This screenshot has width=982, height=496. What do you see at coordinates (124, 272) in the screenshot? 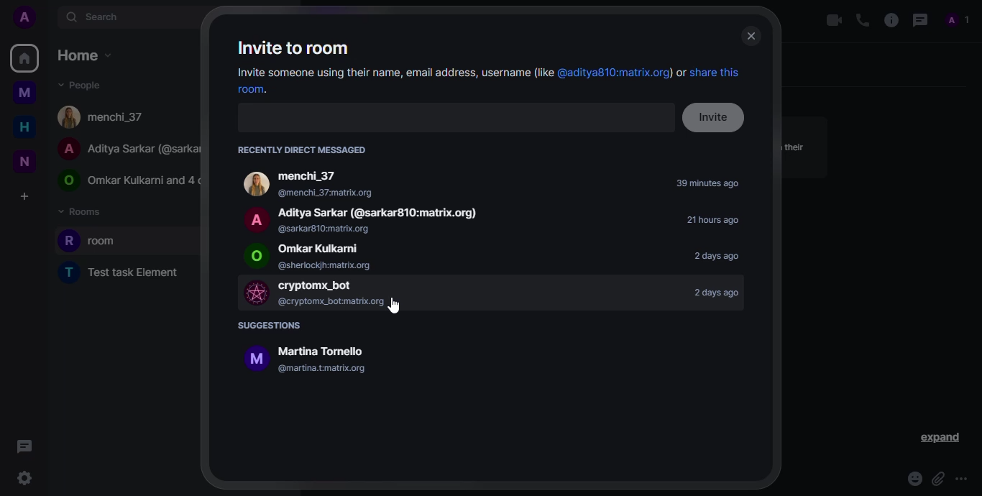
I see `new task element` at bounding box center [124, 272].